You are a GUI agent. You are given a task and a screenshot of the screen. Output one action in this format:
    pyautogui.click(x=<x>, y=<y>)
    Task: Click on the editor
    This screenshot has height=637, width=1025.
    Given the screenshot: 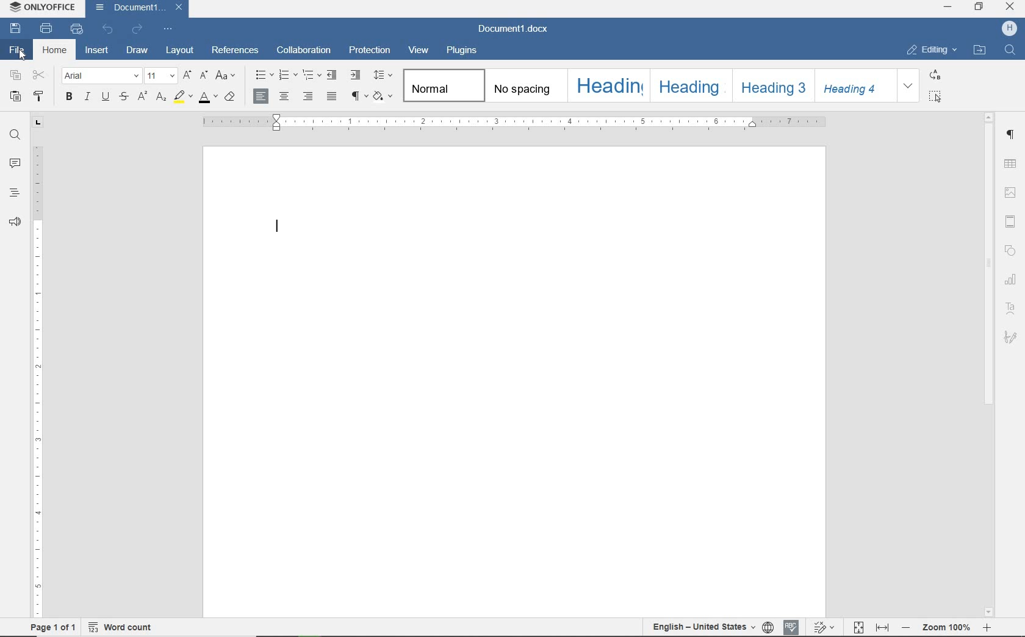 What is the action you would take?
    pyautogui.click(x=277, y=231)
    